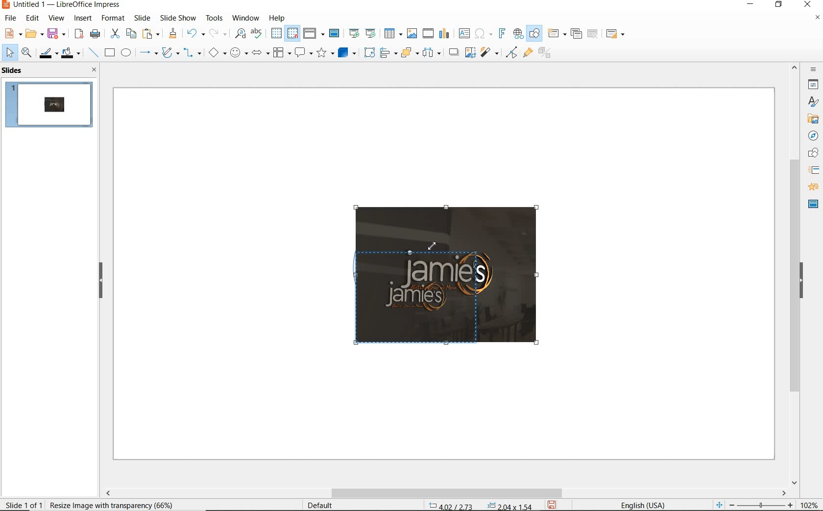 The image size is (823, 511). I want to click on flowchart, so click(281, 53).